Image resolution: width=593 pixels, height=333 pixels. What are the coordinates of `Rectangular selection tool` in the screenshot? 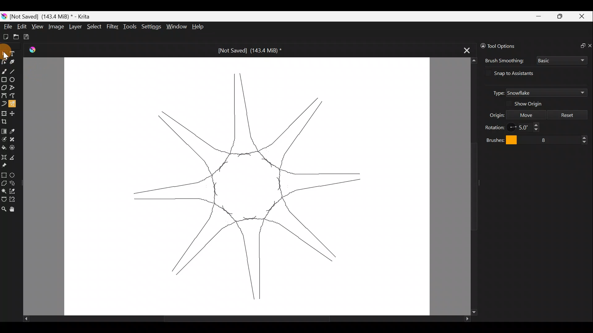 It's located at (4, 174).